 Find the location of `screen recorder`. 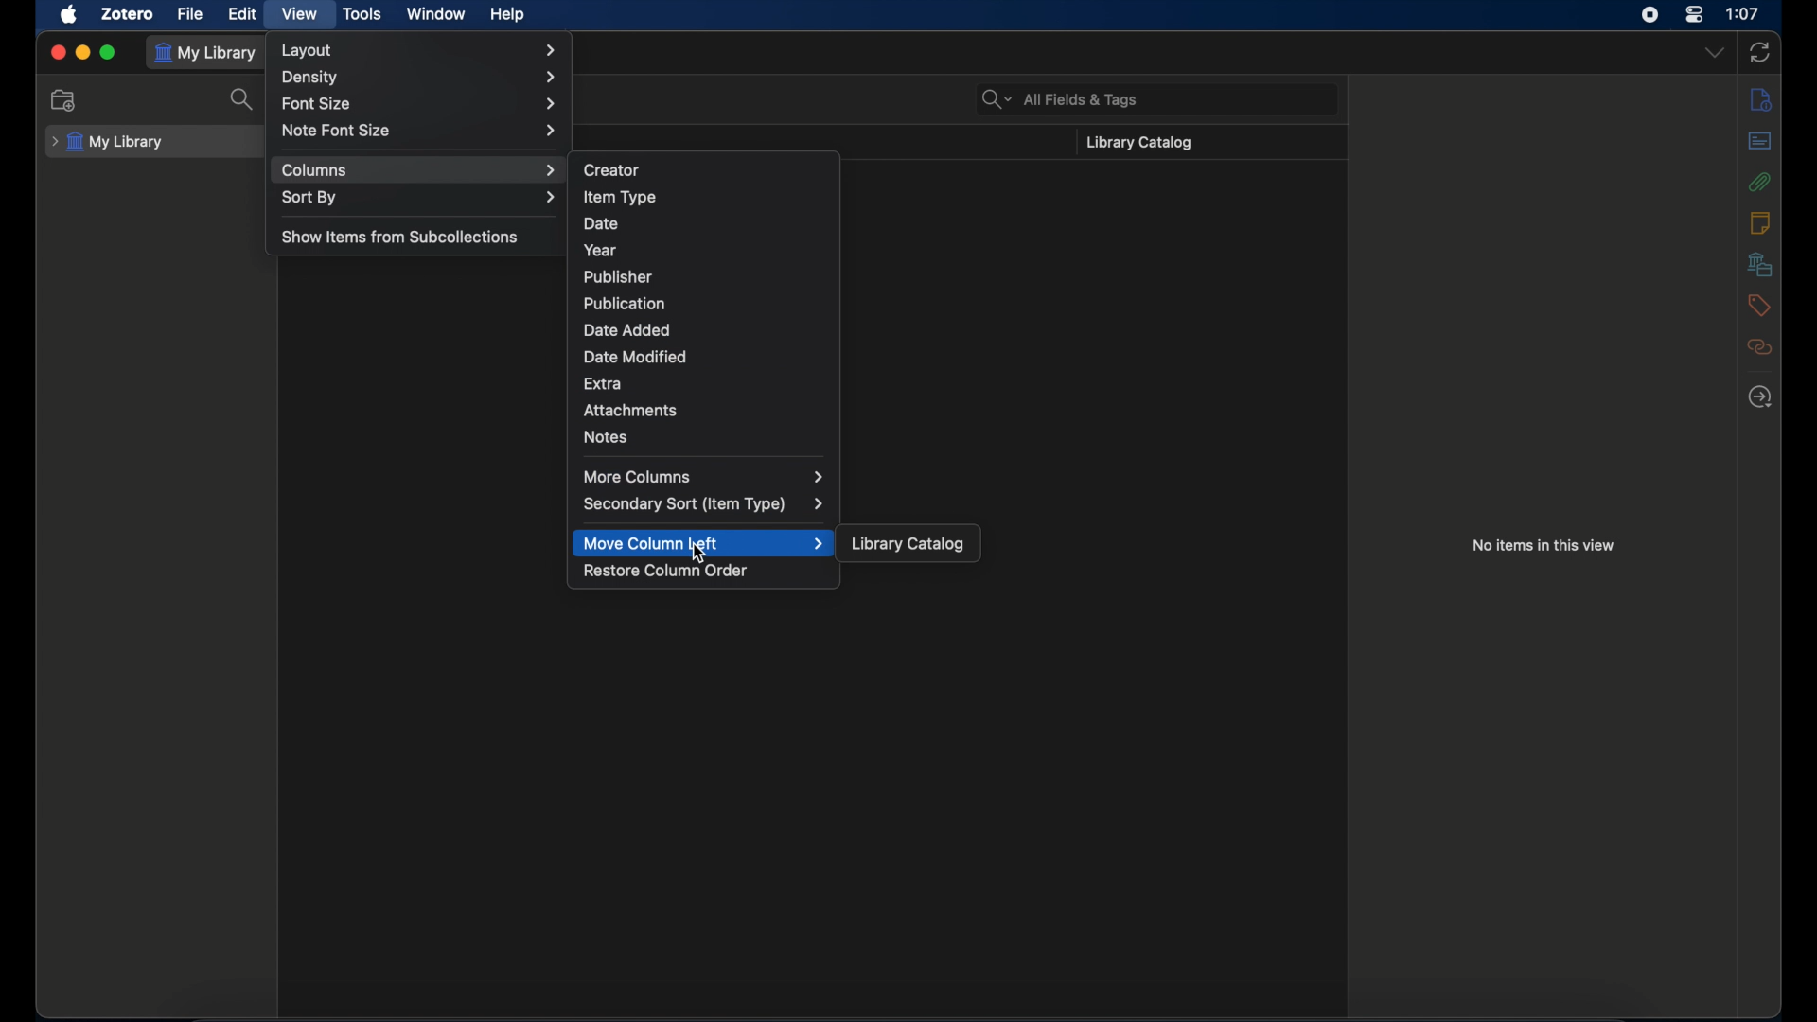

screen recorder is located at coordinates (1649, 14).